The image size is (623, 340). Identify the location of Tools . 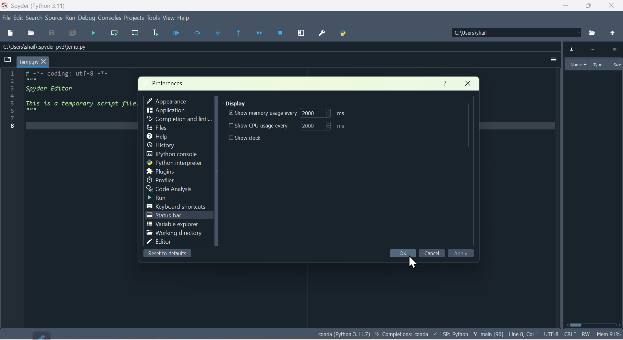
(154, 18).